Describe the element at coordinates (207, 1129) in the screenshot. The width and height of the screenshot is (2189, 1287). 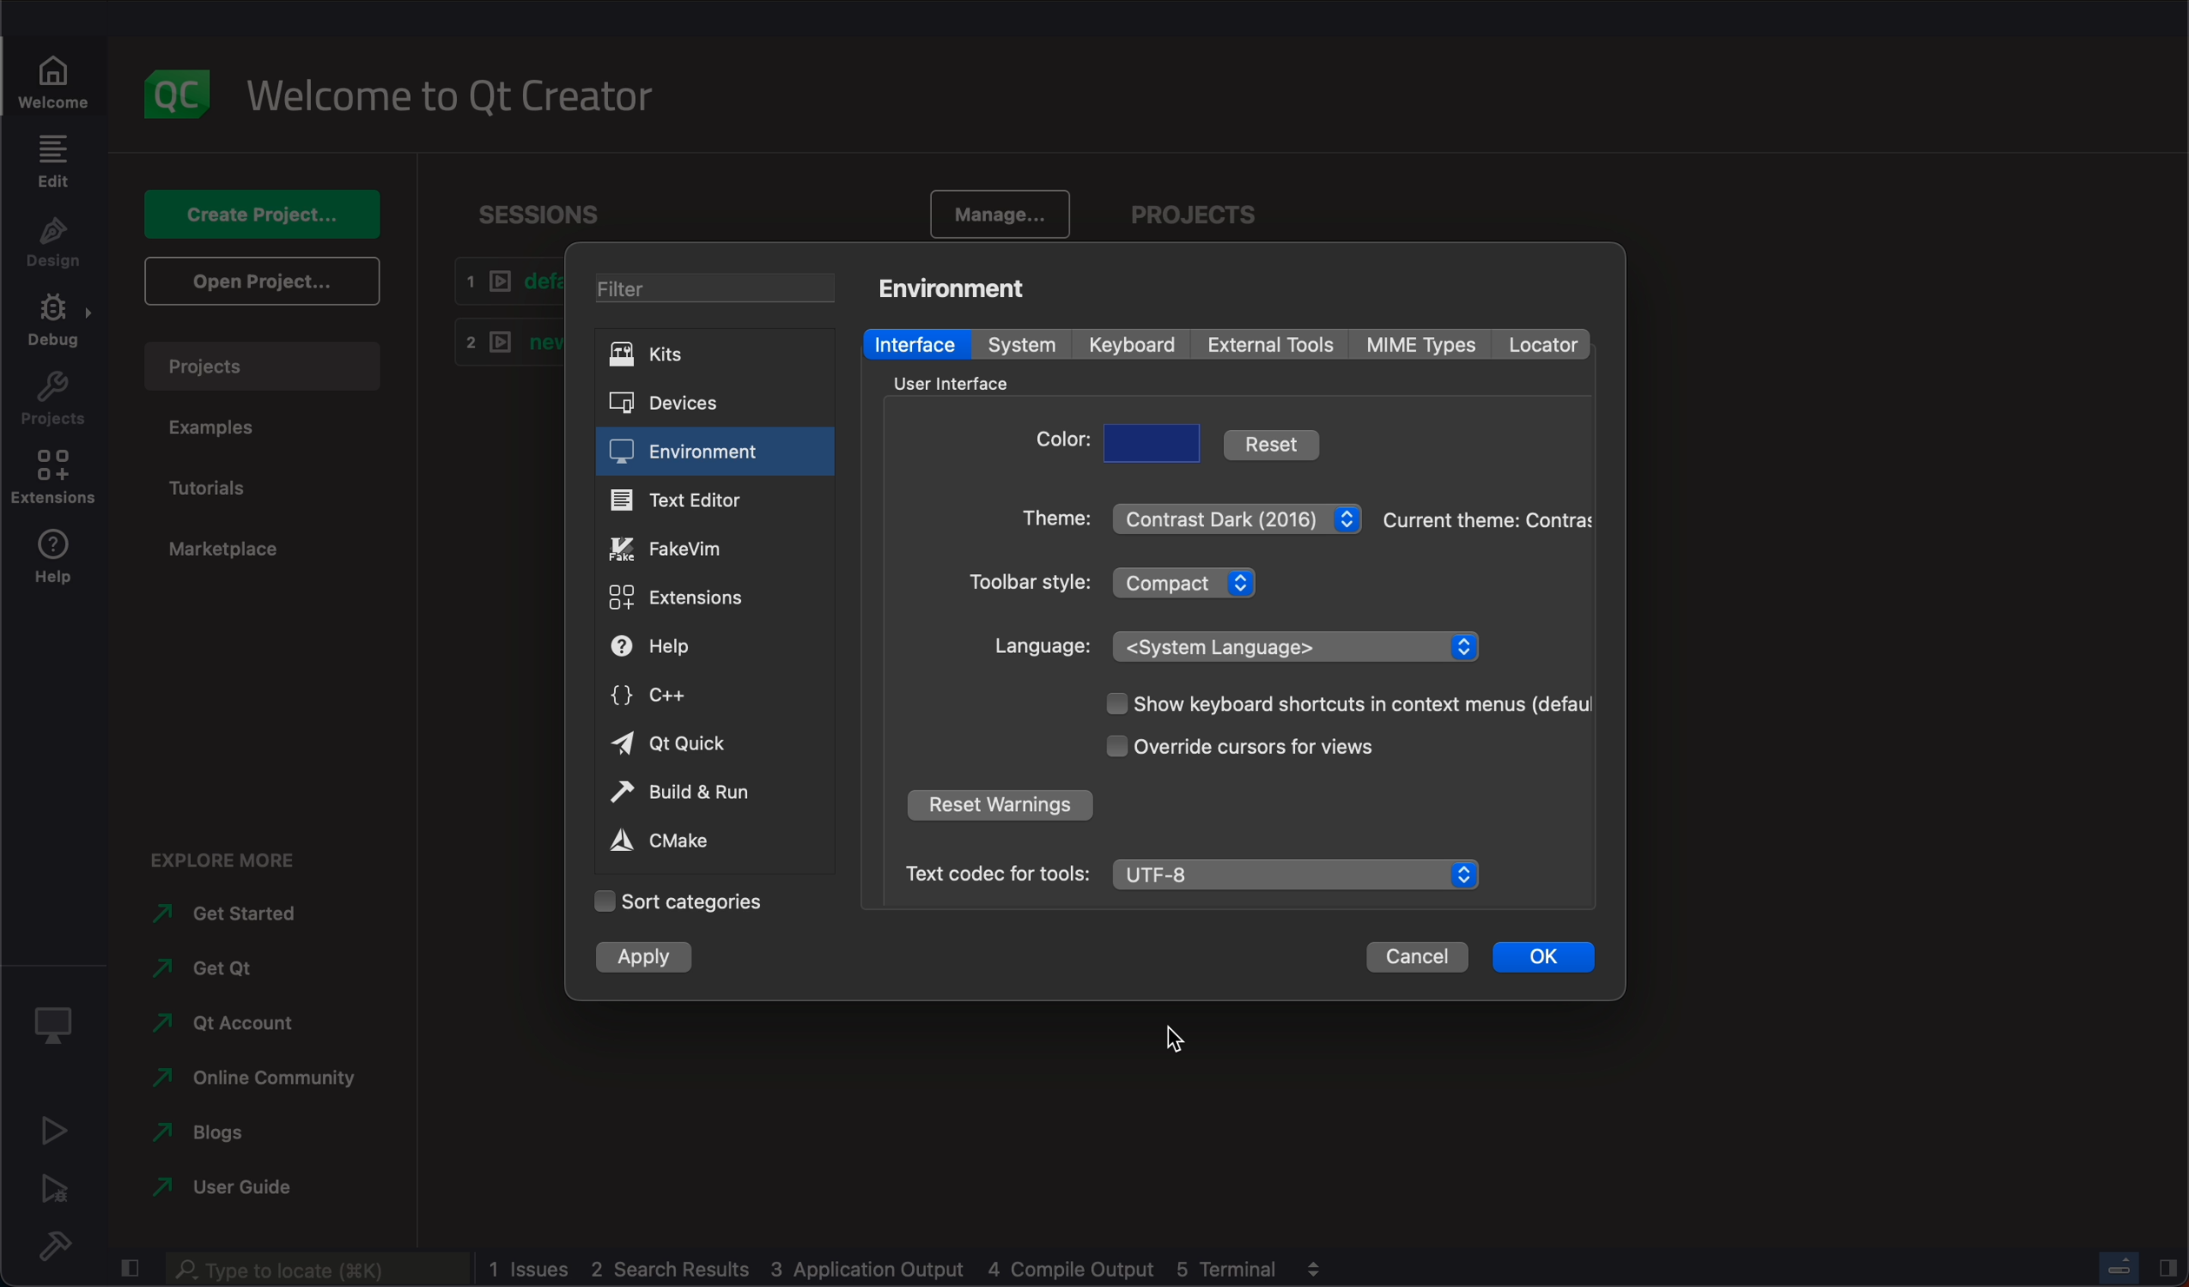
I see `blogs` at that location.